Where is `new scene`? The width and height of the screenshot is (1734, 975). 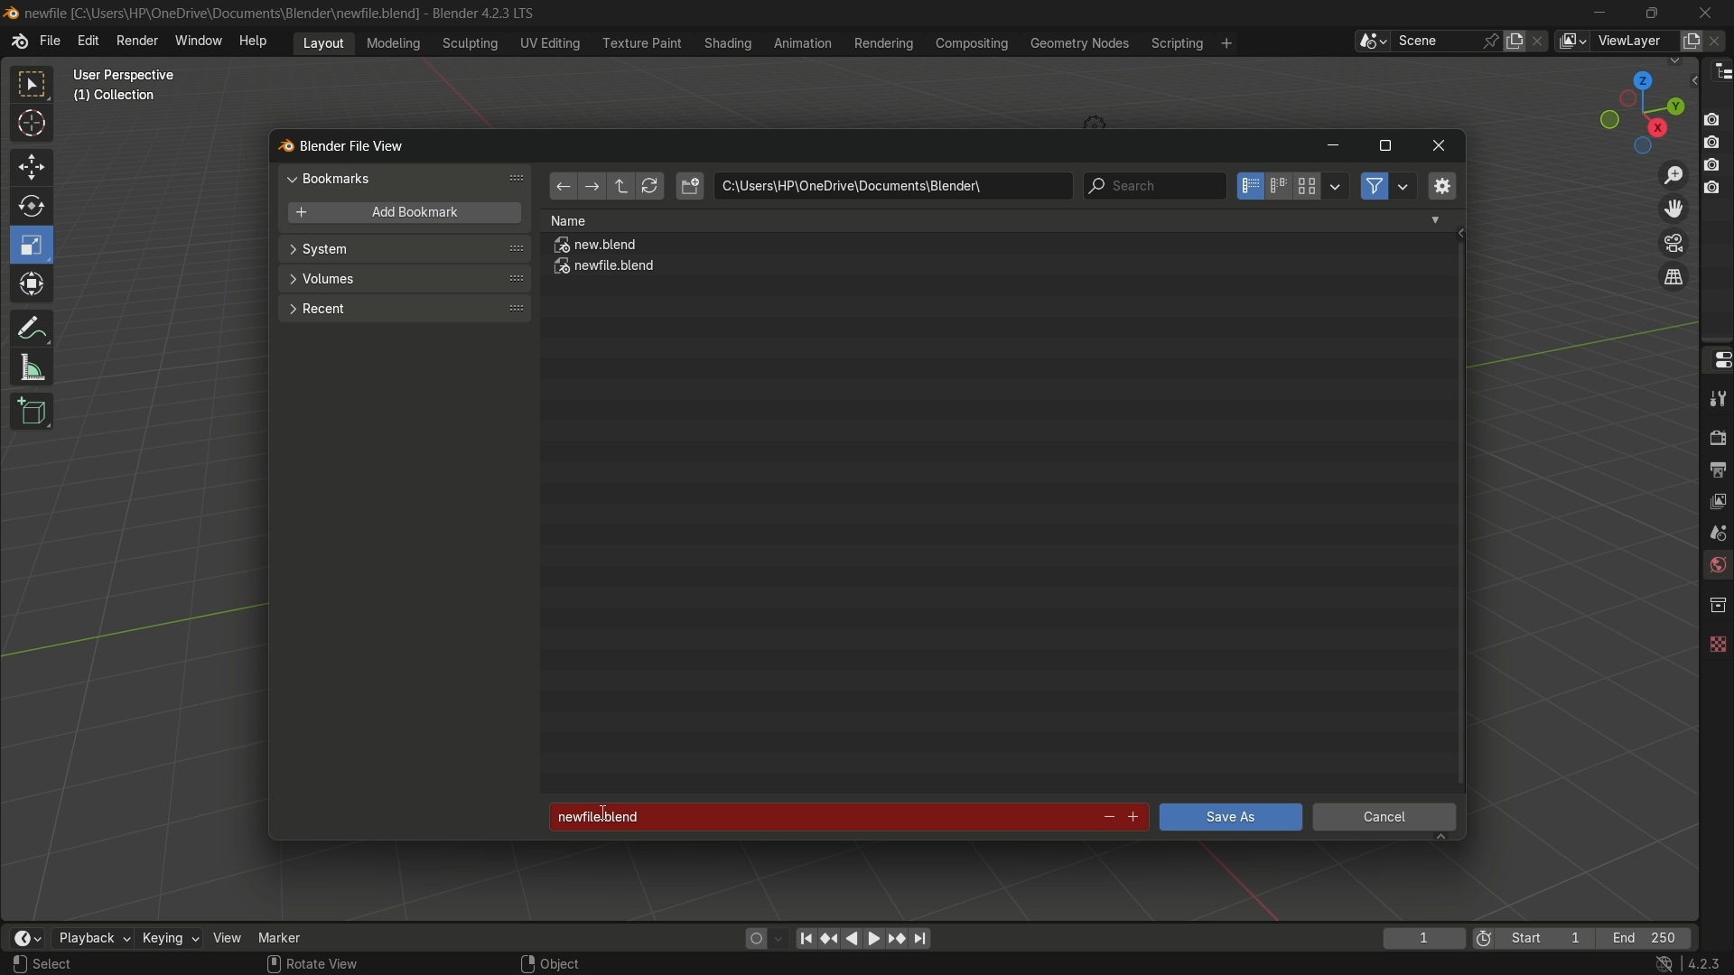
new scene is located at coordinates (1518, 41).